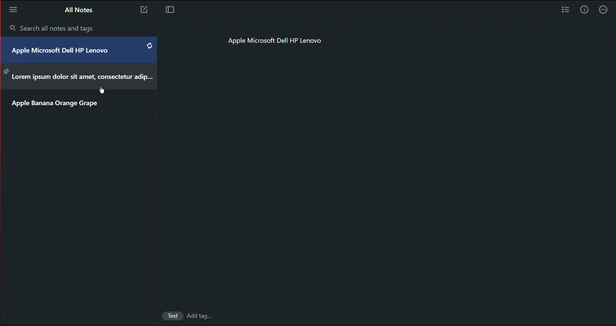 The image size is (616, 326). I want to click on All Notes, so click(78, 9).